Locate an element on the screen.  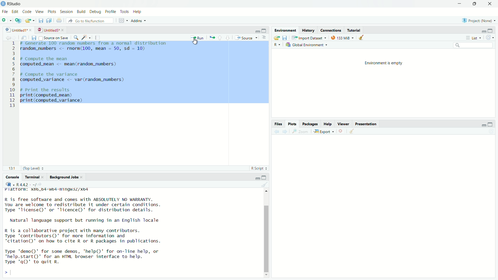
minimize is located at coordinates (257, 177).